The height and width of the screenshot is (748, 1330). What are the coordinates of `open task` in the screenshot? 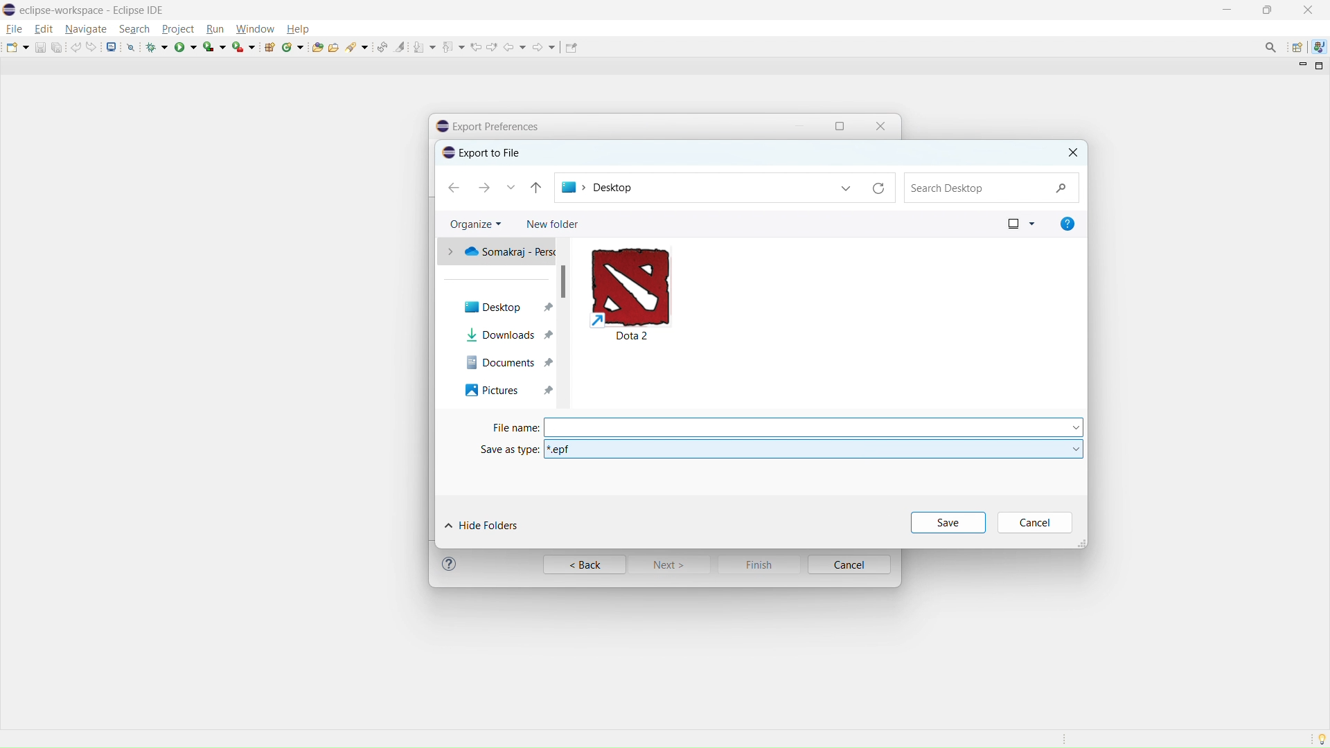 It's located at (333, 46).